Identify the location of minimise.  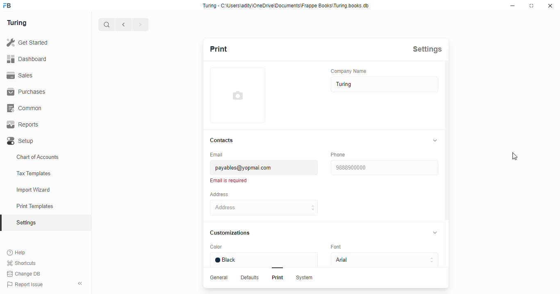
(514, 6).